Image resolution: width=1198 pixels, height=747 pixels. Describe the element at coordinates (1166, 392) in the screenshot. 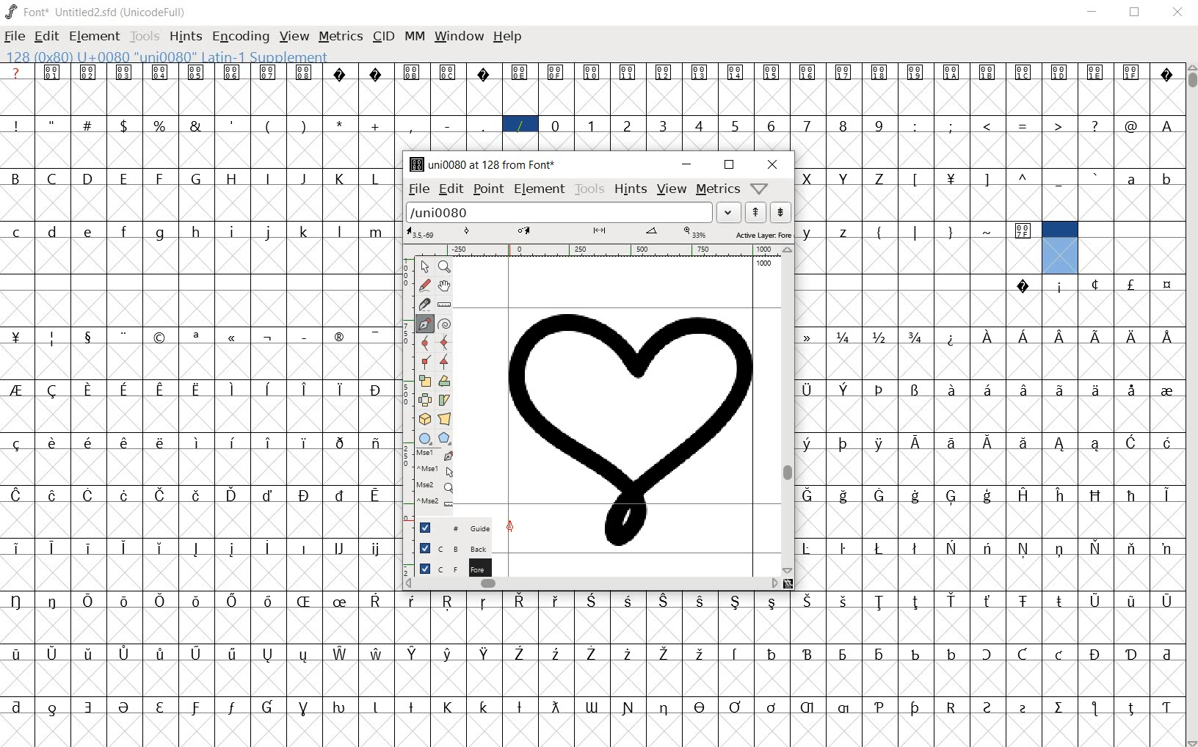

I see `glyph` at that location.